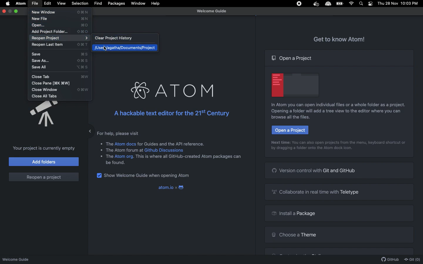  What do you see at coordinates (170, 113) in the screenshot?
I see `A hackable history` at bounding box center [170, 113].